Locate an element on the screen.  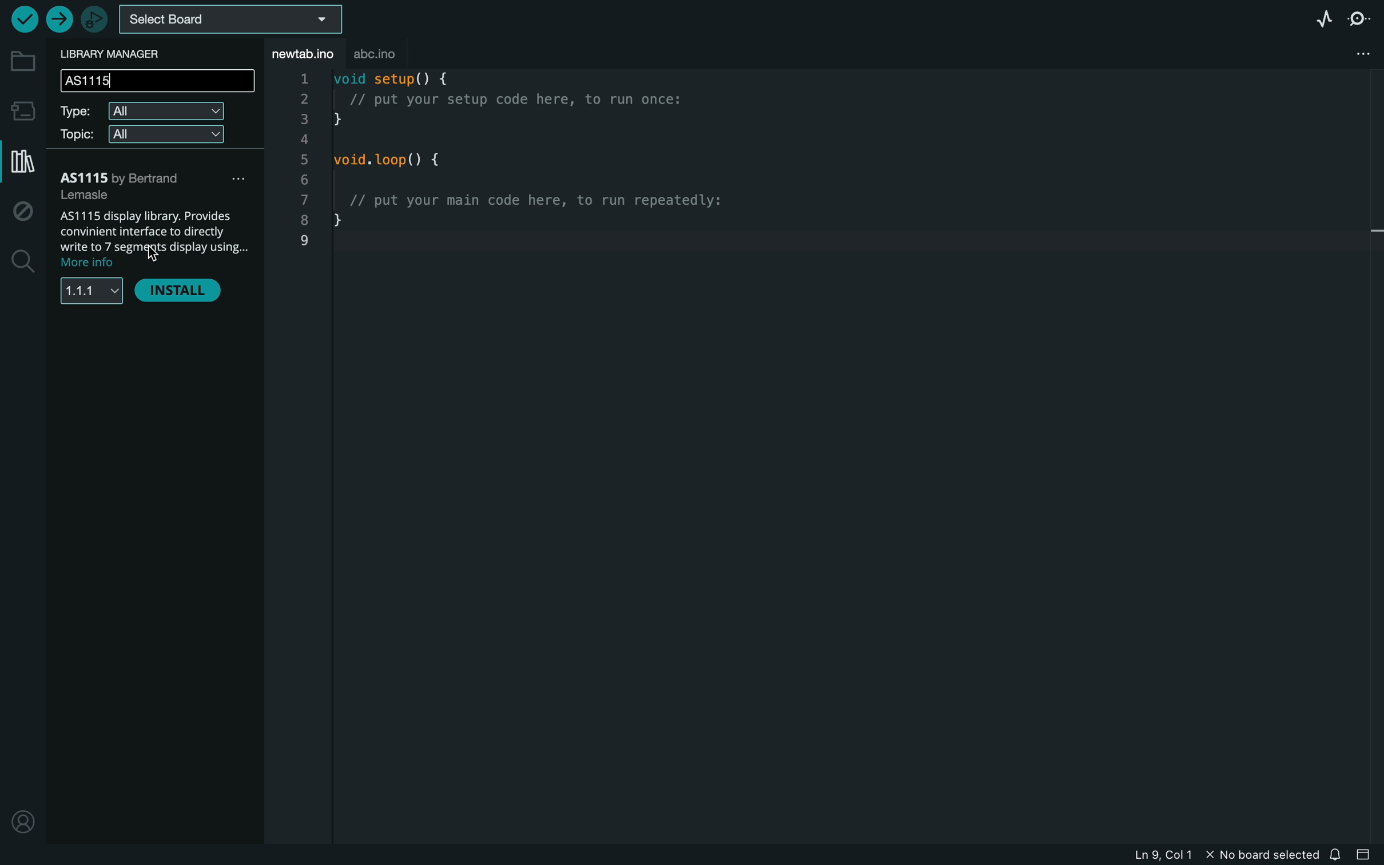
topic filter is located at coordinates (144, 136).